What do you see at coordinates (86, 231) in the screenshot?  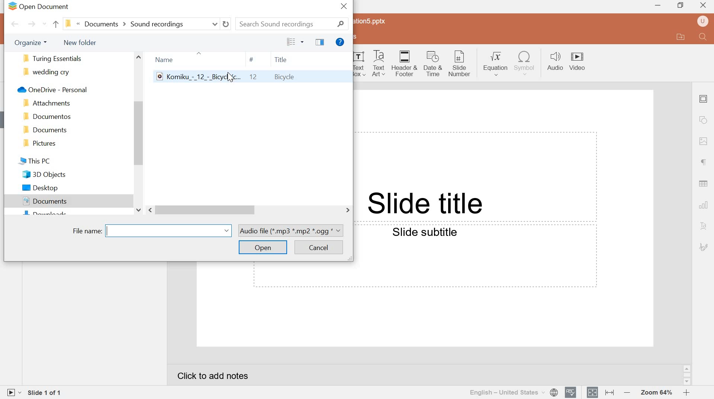 I see `file name` at bounding box center [86, 231].